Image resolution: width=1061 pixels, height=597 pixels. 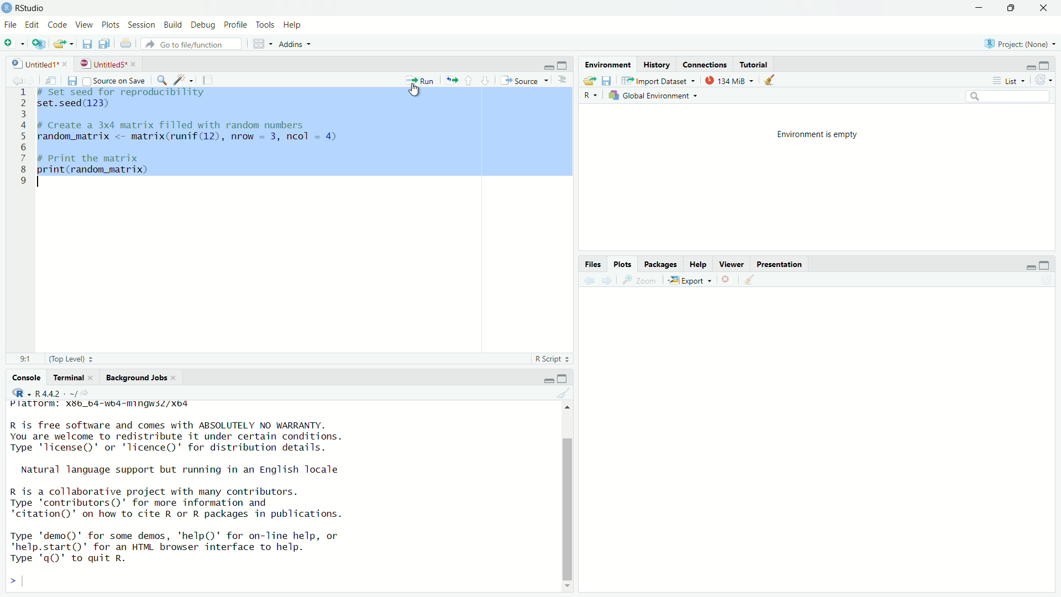 What do you see at coordinates (1027, 66) in the screenshot?
I see `minimise` at bounding box center [1027, 66].